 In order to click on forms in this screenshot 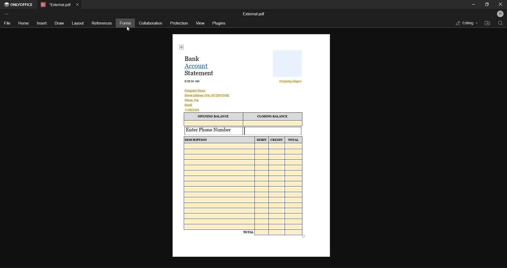, I will do `click(124, 23)`.